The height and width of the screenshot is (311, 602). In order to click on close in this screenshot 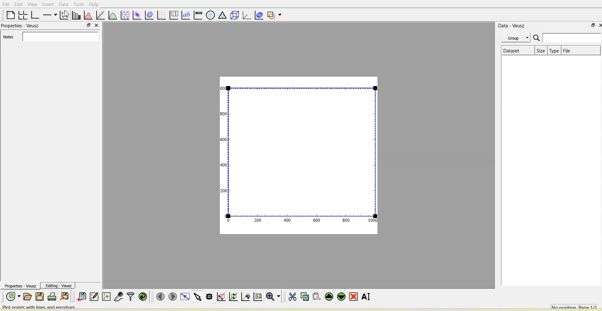, I will do `click(97, 26)`.